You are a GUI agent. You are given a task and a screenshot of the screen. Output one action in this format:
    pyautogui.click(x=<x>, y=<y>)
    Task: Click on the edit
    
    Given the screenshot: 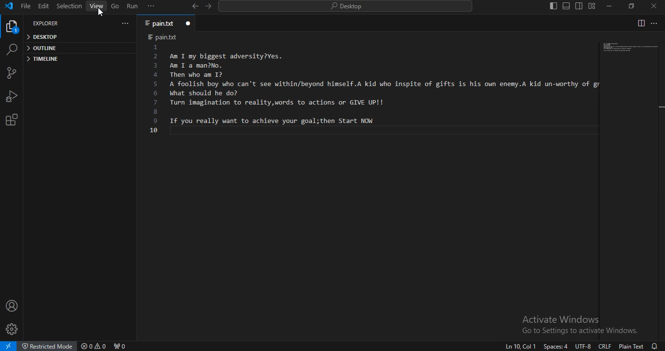 What is the action you would take?
    pyautogui.click(x=43, y=7)
    